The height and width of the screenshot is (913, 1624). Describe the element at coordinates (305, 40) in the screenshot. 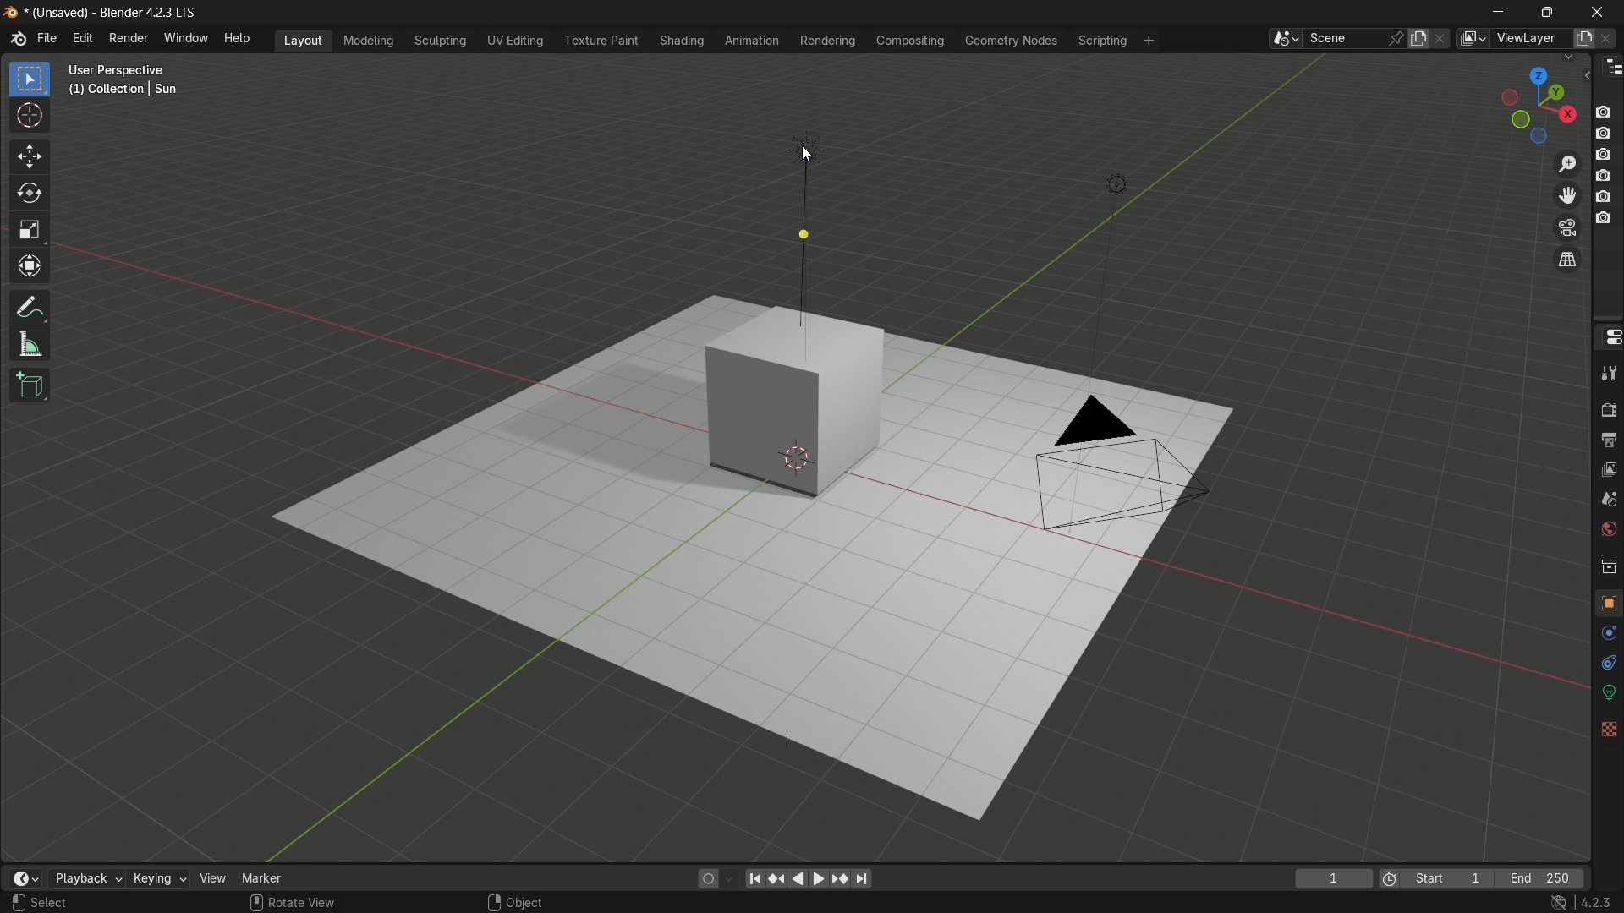

I see `layout` at that location.